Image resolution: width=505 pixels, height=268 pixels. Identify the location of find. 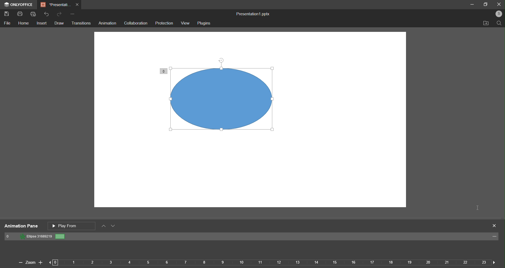
(498, 23).